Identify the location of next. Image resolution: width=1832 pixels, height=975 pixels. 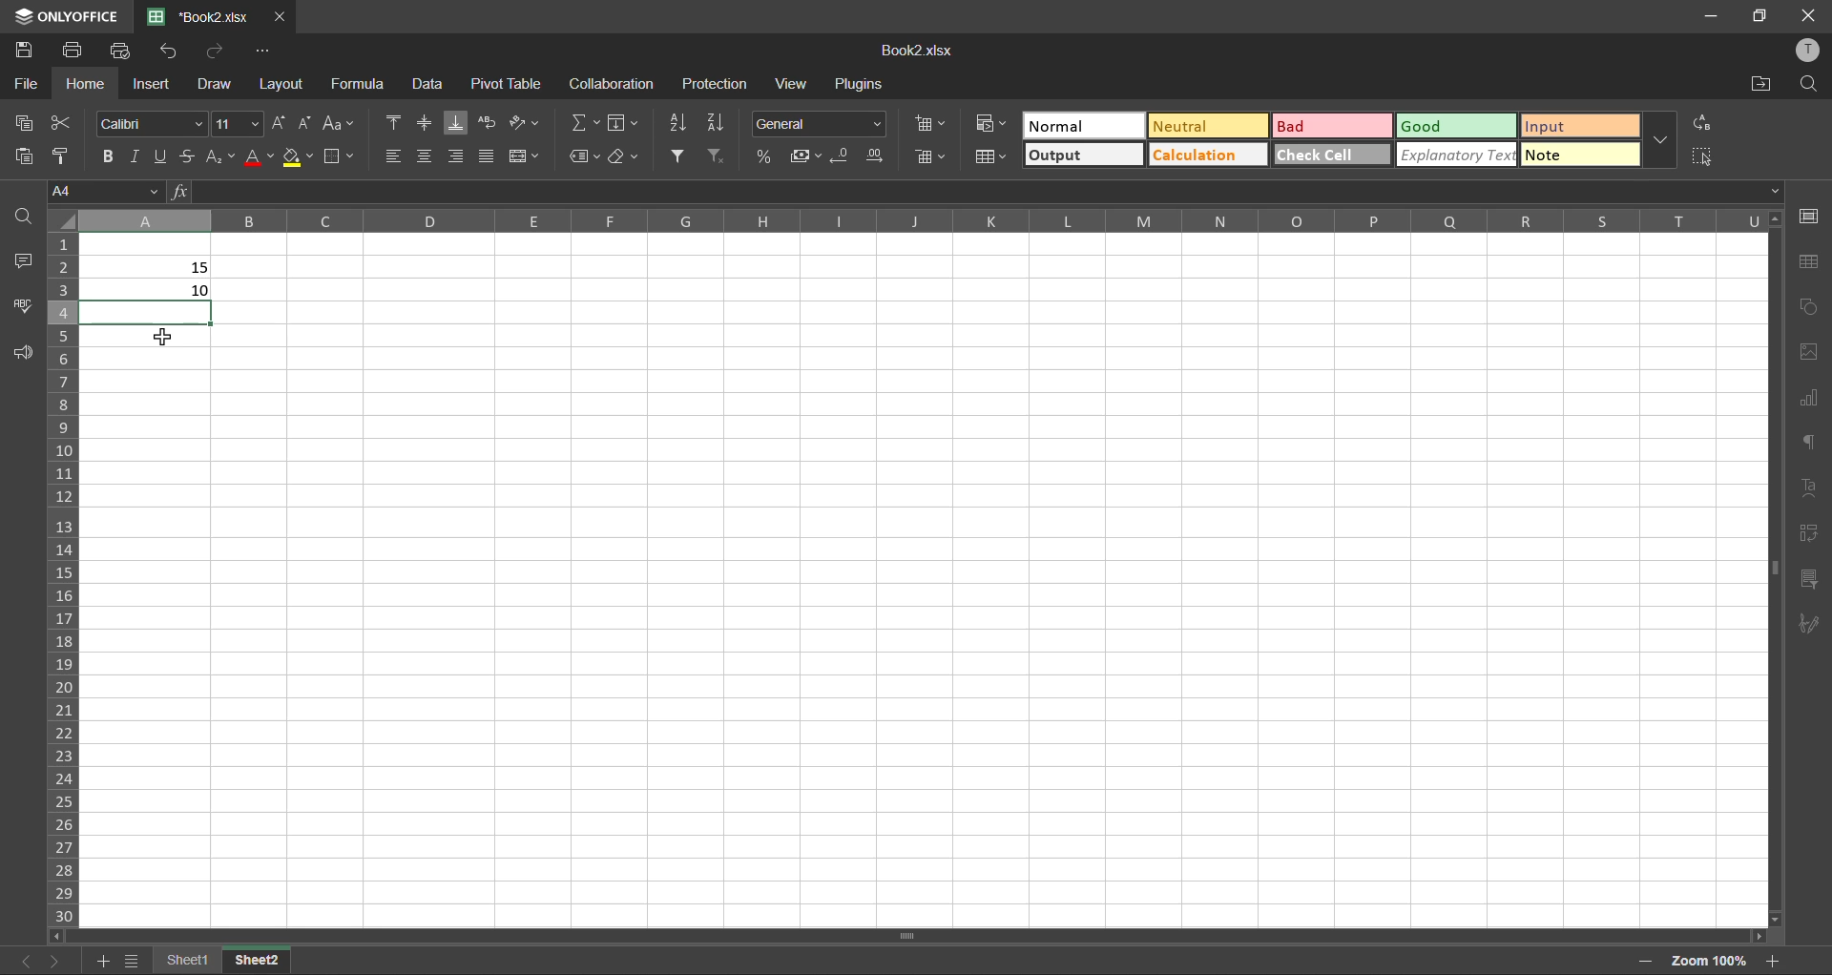
(55, 960).